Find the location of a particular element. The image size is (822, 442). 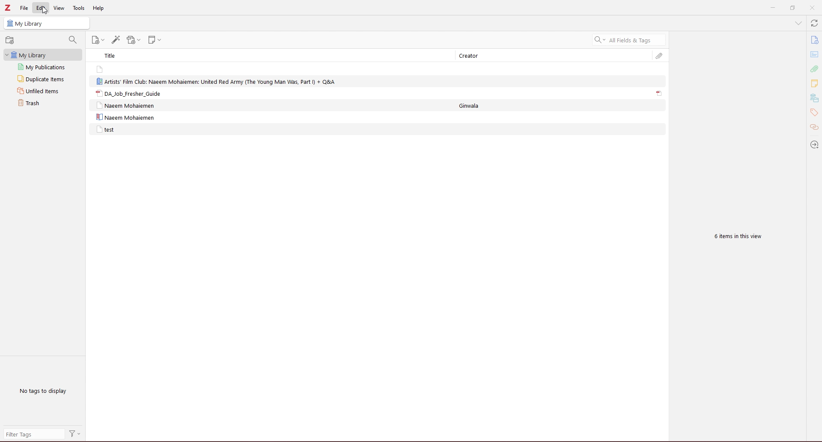

my library is located at coordinates (44, 55).